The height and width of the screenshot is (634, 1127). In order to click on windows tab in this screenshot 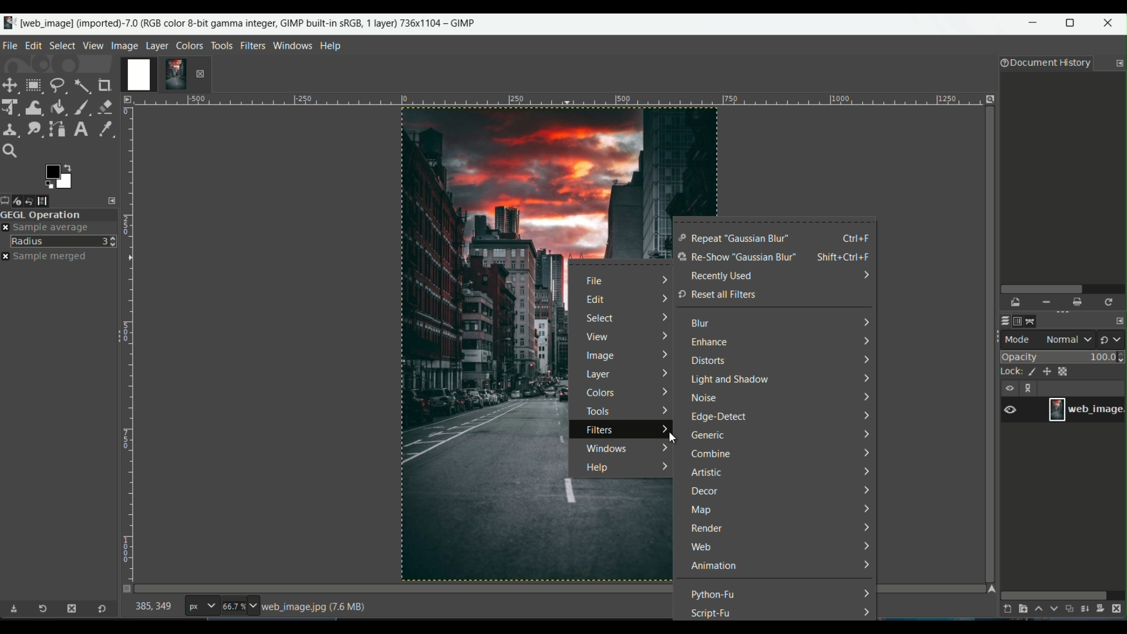, I will do `click(293, 45)`.